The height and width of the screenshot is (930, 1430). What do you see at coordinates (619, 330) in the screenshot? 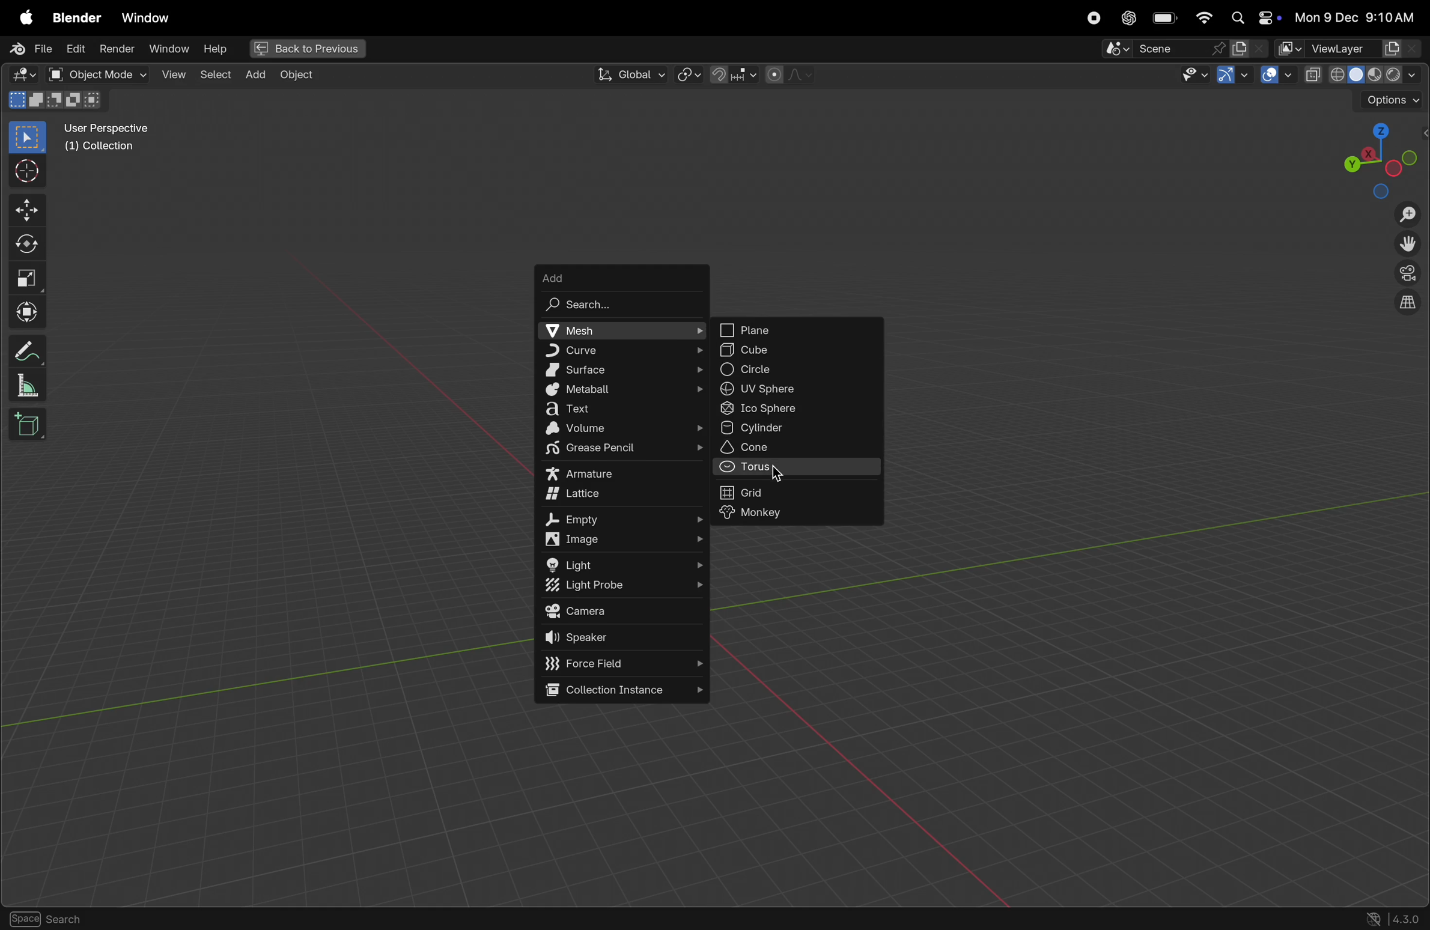
I see `mesh` at bounding box center [619, 330].